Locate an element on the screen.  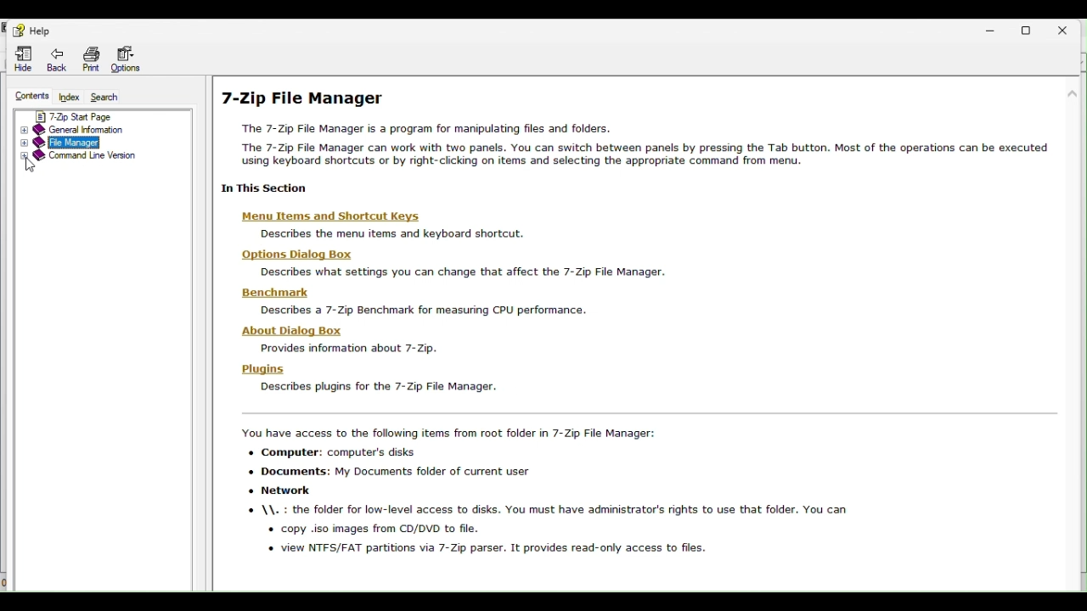
Options Dialog Box is located at coordinates (297, 255).